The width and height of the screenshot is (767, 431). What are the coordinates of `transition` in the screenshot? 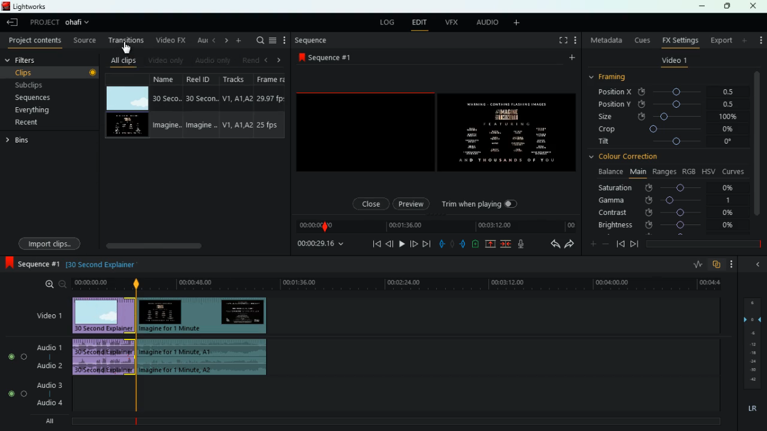 It's located at (126, 41).